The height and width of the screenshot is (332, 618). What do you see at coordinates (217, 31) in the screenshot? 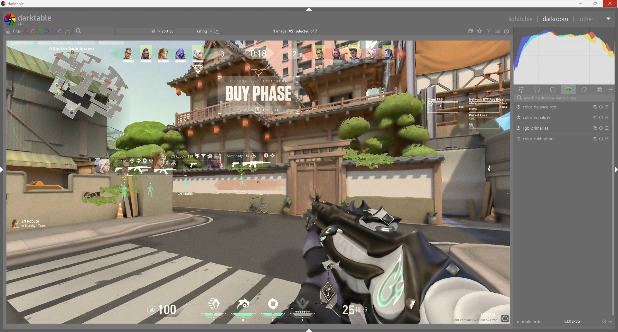
I see `reverse sort` at bounding box center [217, 31].